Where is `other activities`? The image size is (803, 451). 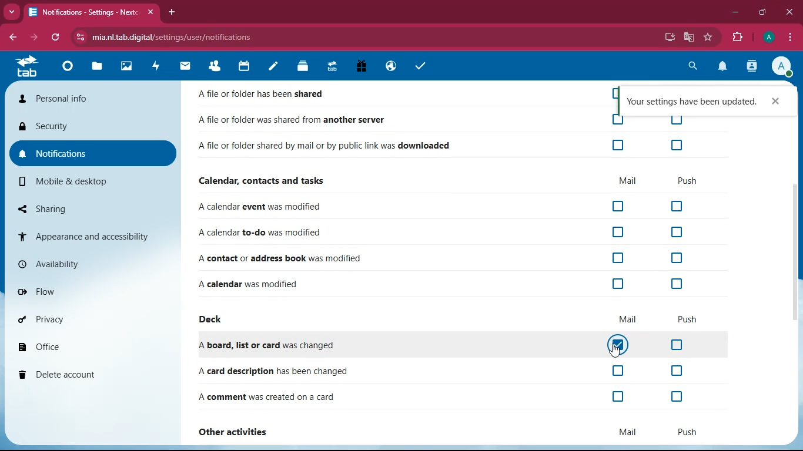
other activities is located at coordinates (239, 430).